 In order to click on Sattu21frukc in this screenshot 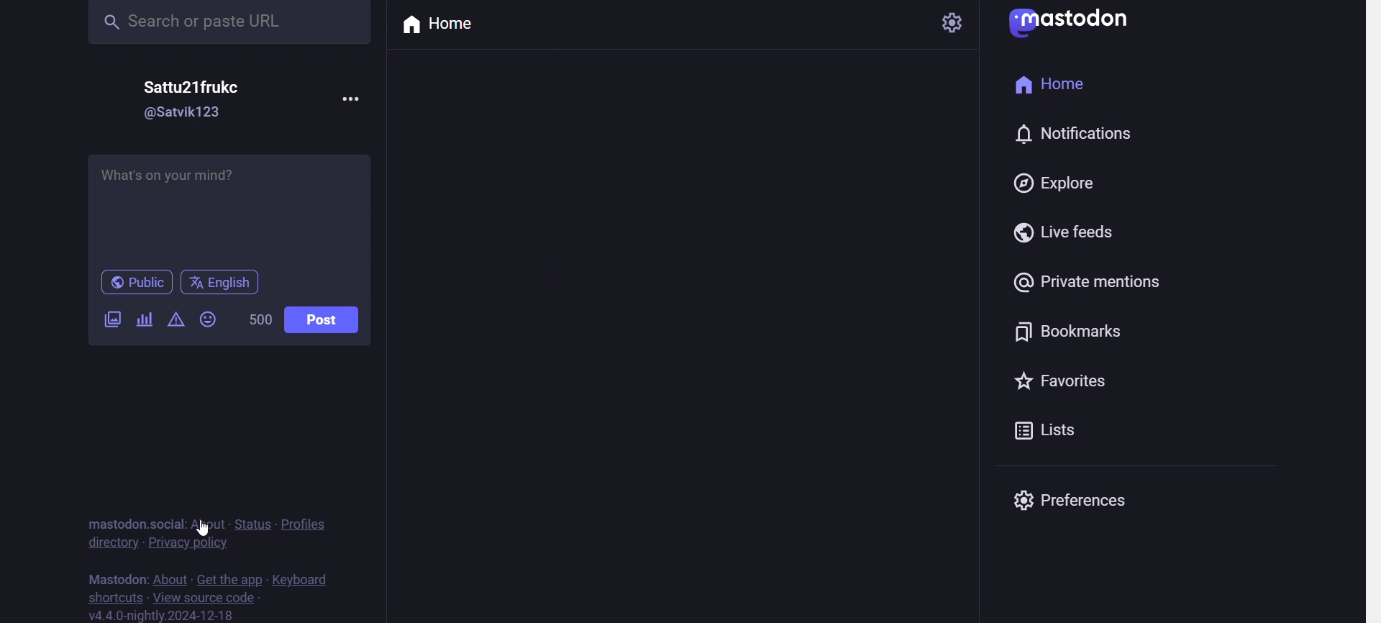, I will do `click(194, 90)`.